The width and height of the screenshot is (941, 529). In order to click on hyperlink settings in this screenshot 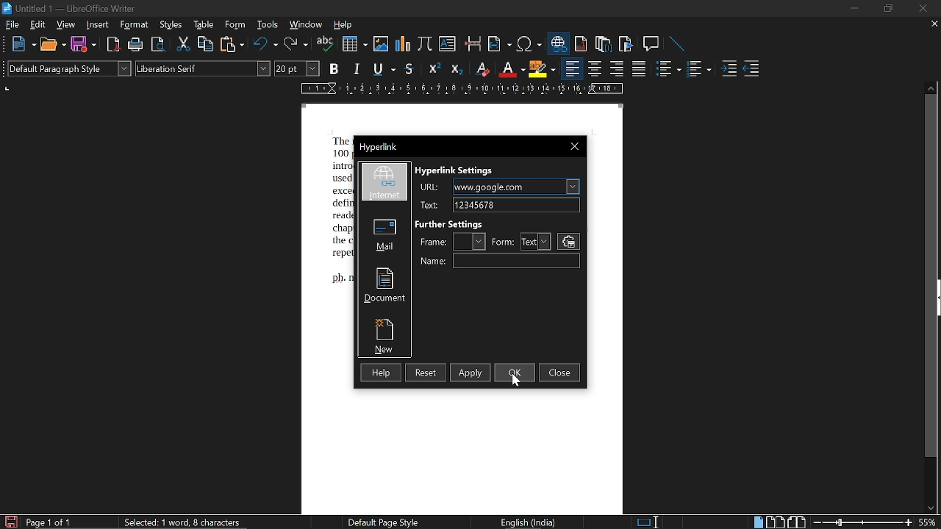, I will do `click(454, 170)`.